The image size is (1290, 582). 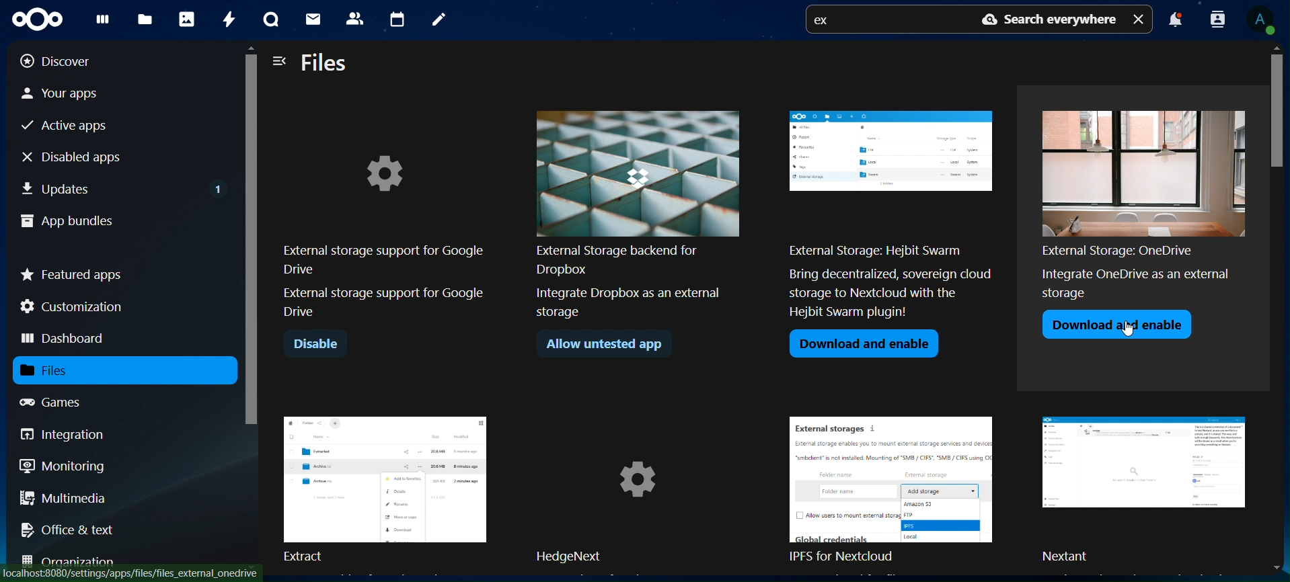 What do you see at coordinates (66, 61) in the screenshot?
I see `discover` at bounding box center [66, 61].